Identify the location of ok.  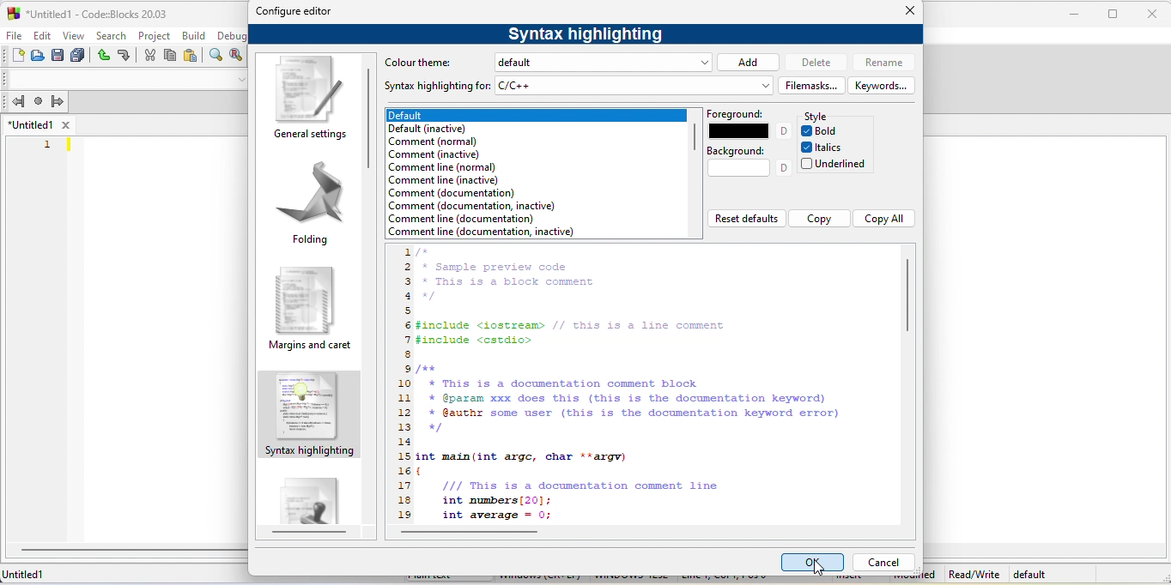
(813, 562).